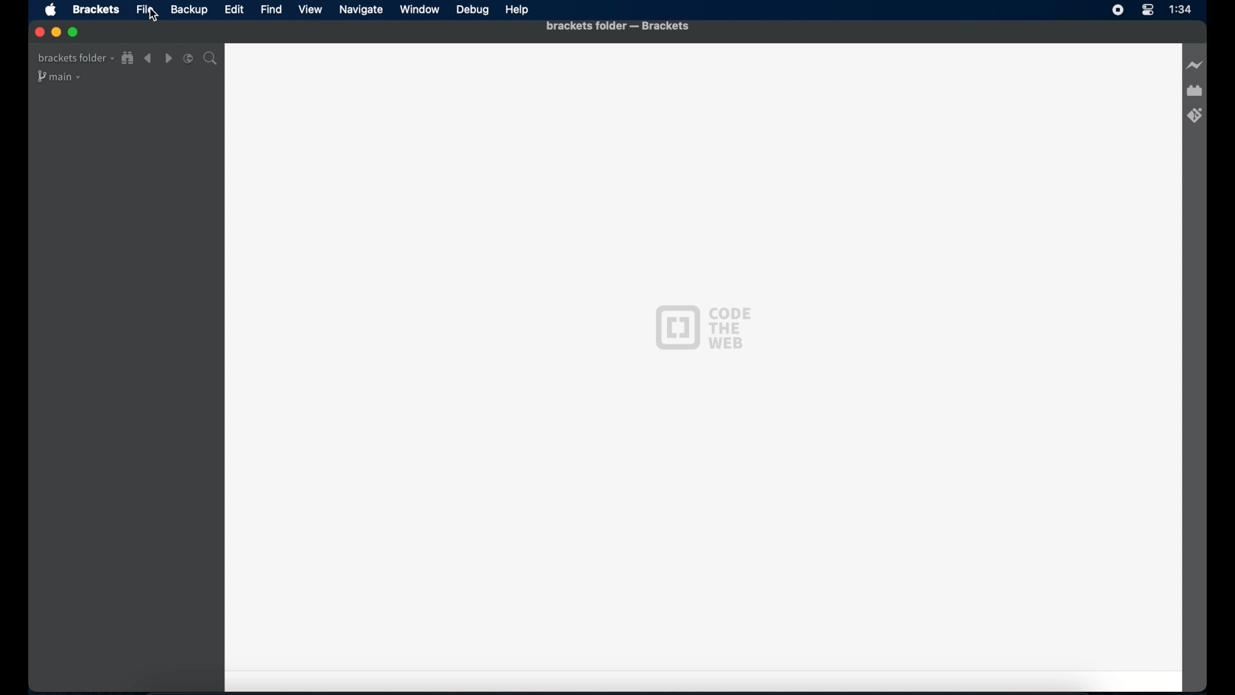 The height and width of the screenshot is (695, 1235). What do you see at coordinates (361, 10) in the screenshot?
I see `Navigate` at bounding box center [361, 10].